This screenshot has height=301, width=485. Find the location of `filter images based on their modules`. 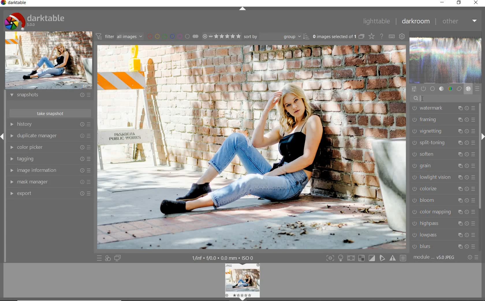

filter images based on their modules is located at coordinates (120, 37).